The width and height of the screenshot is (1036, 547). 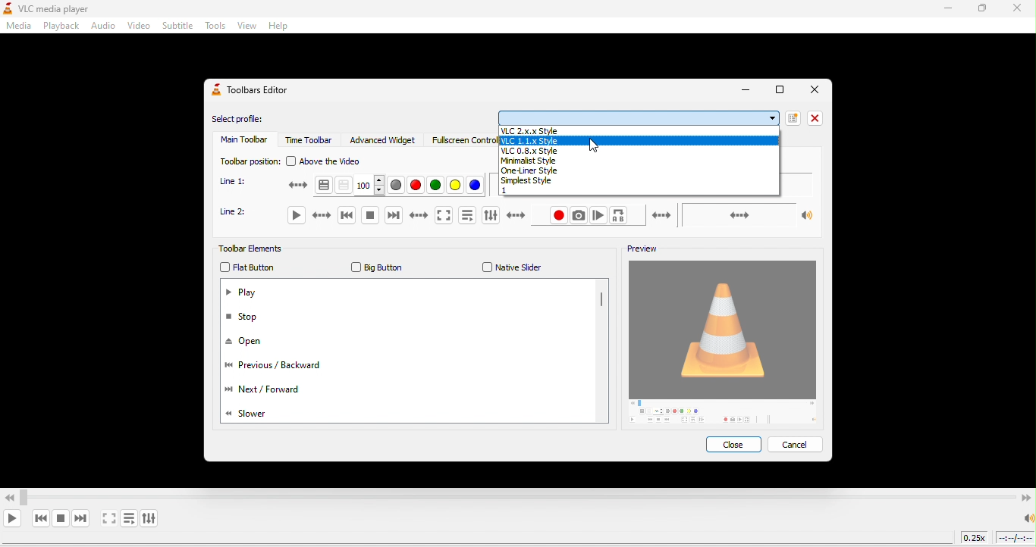 I want to click on frame by frame, so click(x=601, y=216).